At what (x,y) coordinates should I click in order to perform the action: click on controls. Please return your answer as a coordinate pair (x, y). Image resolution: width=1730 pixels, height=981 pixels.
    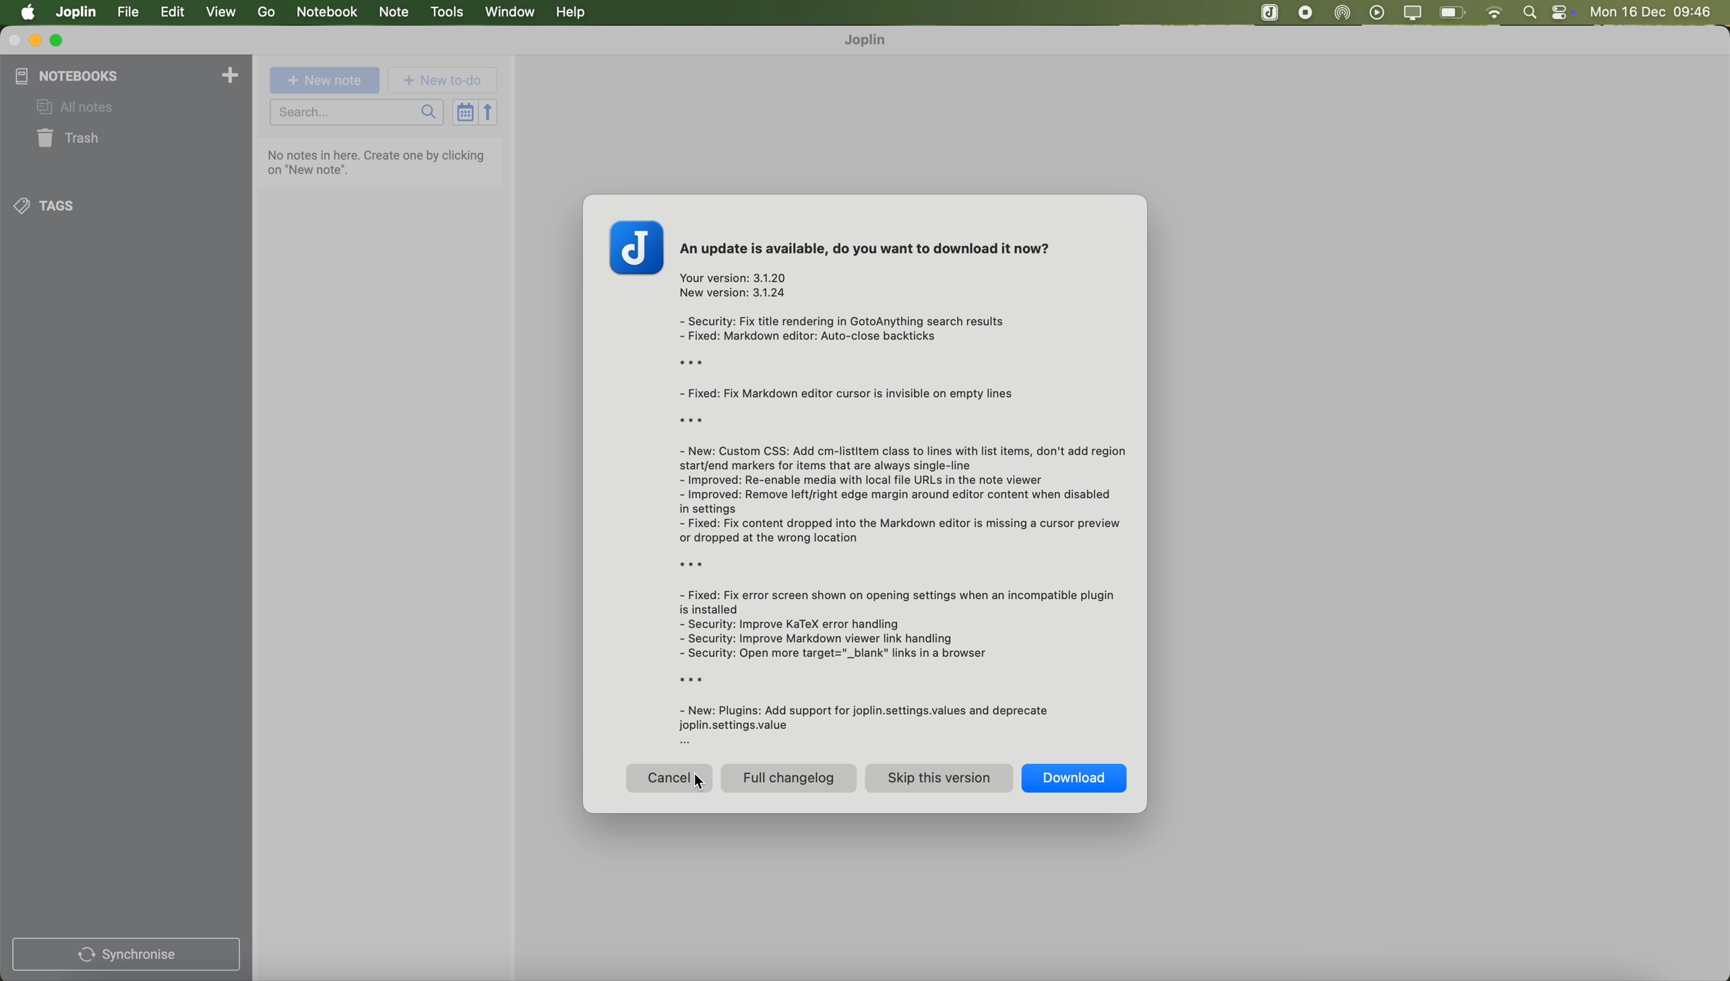
    Looking at the image, I should click on (1568, 13).